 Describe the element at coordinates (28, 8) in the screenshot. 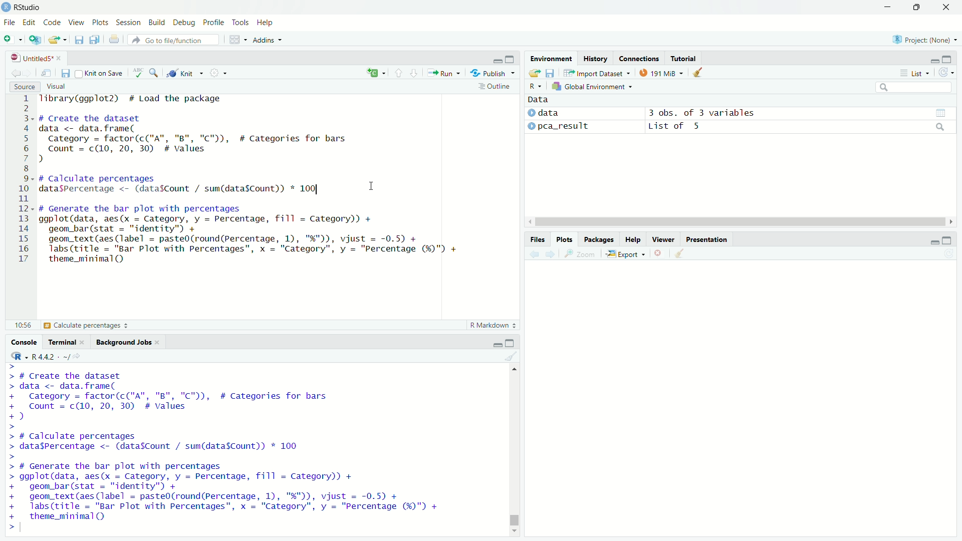

I see `Rstudio` at that location.